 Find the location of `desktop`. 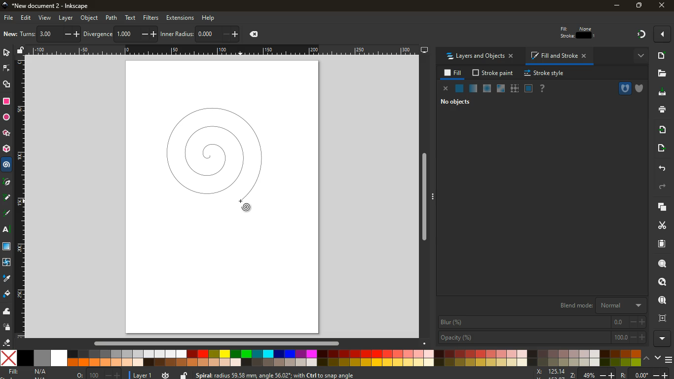

desktop is located at coordinates (424, 51).